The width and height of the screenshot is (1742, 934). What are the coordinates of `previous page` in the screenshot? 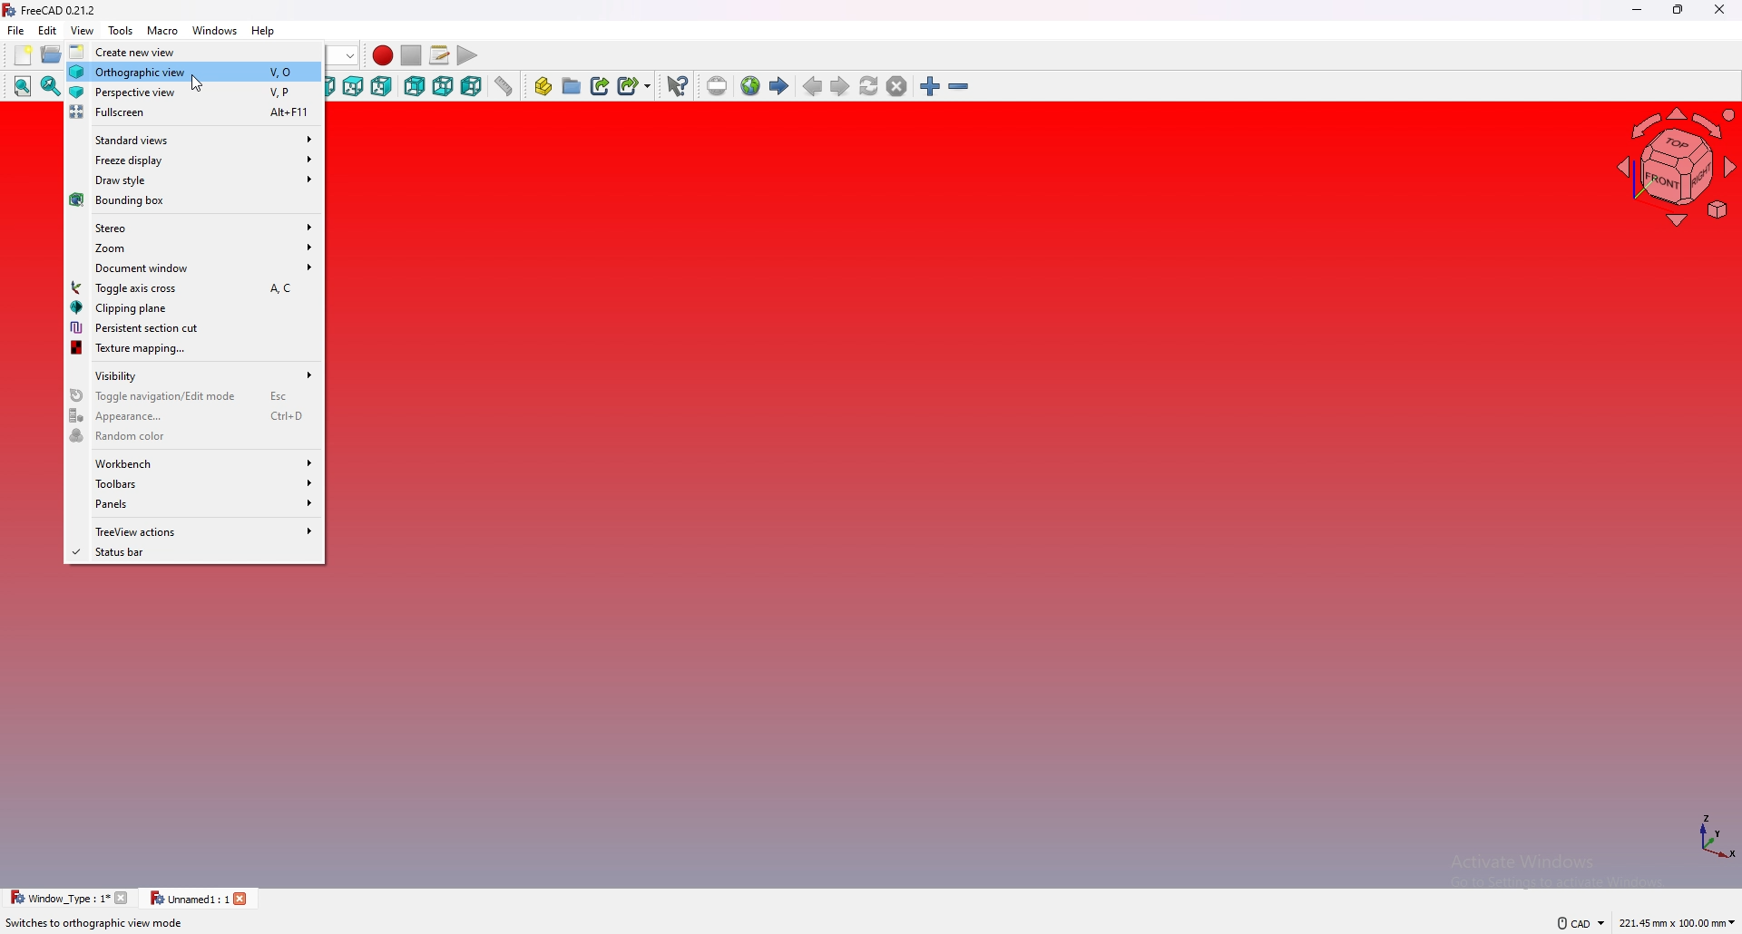 It's located at (814, 87).